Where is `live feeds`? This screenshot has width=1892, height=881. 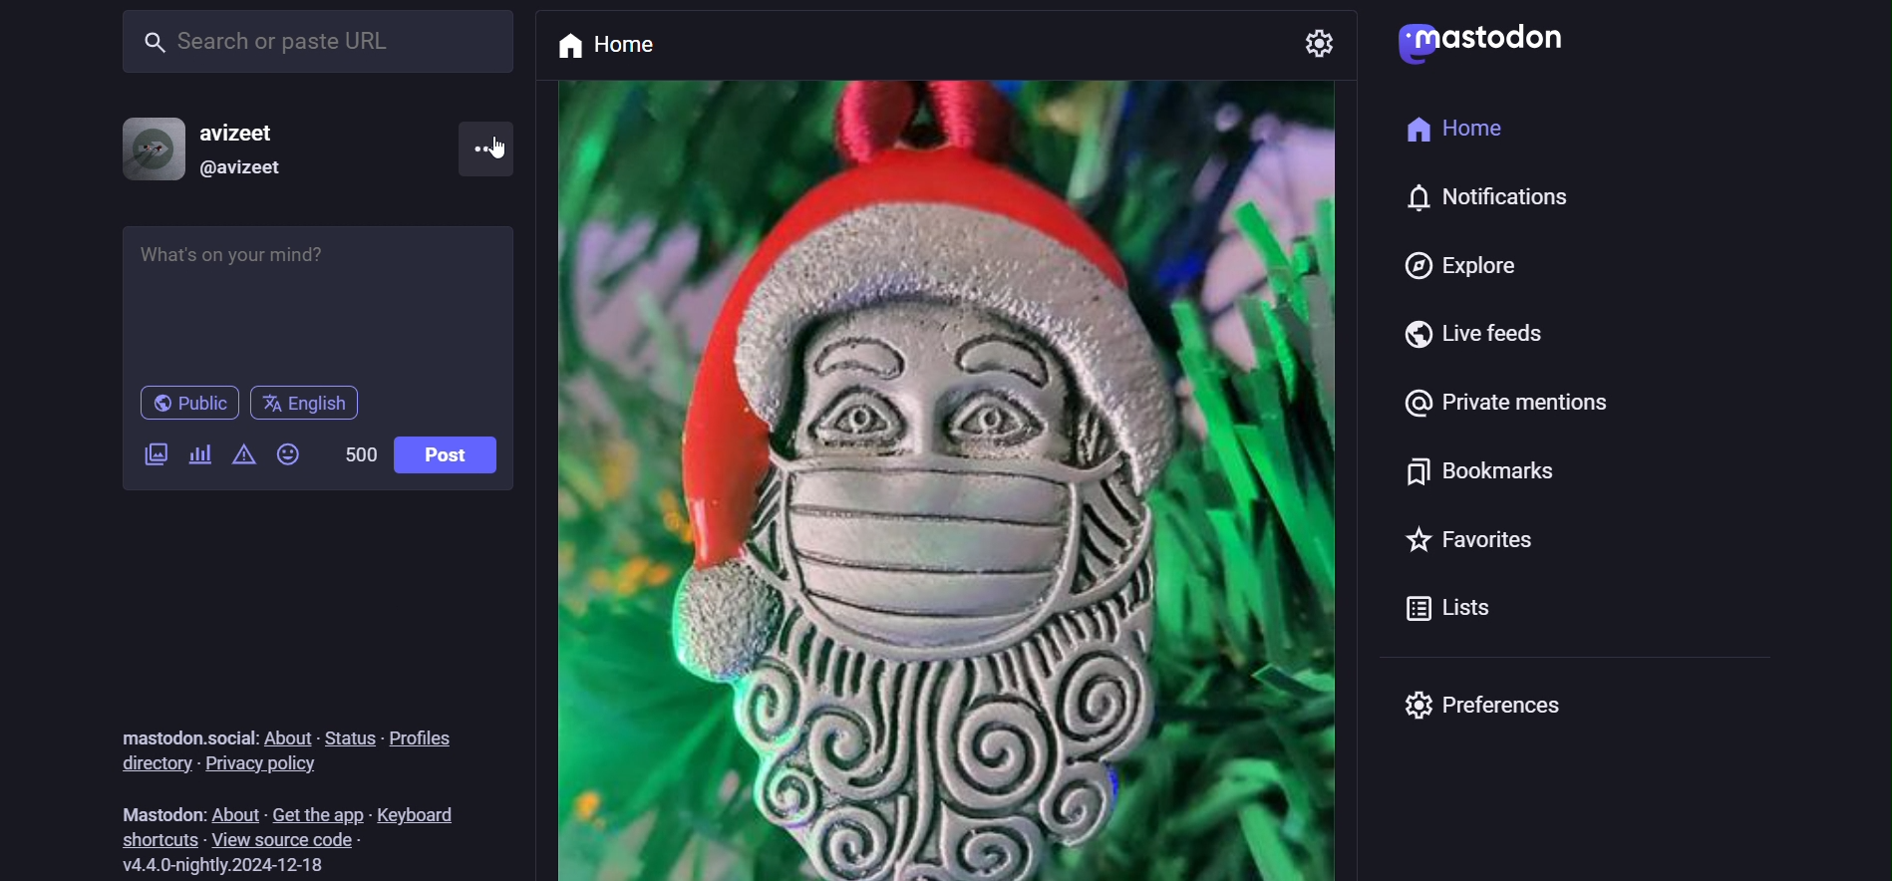
live feeds is located at coordinates (1478, 336).